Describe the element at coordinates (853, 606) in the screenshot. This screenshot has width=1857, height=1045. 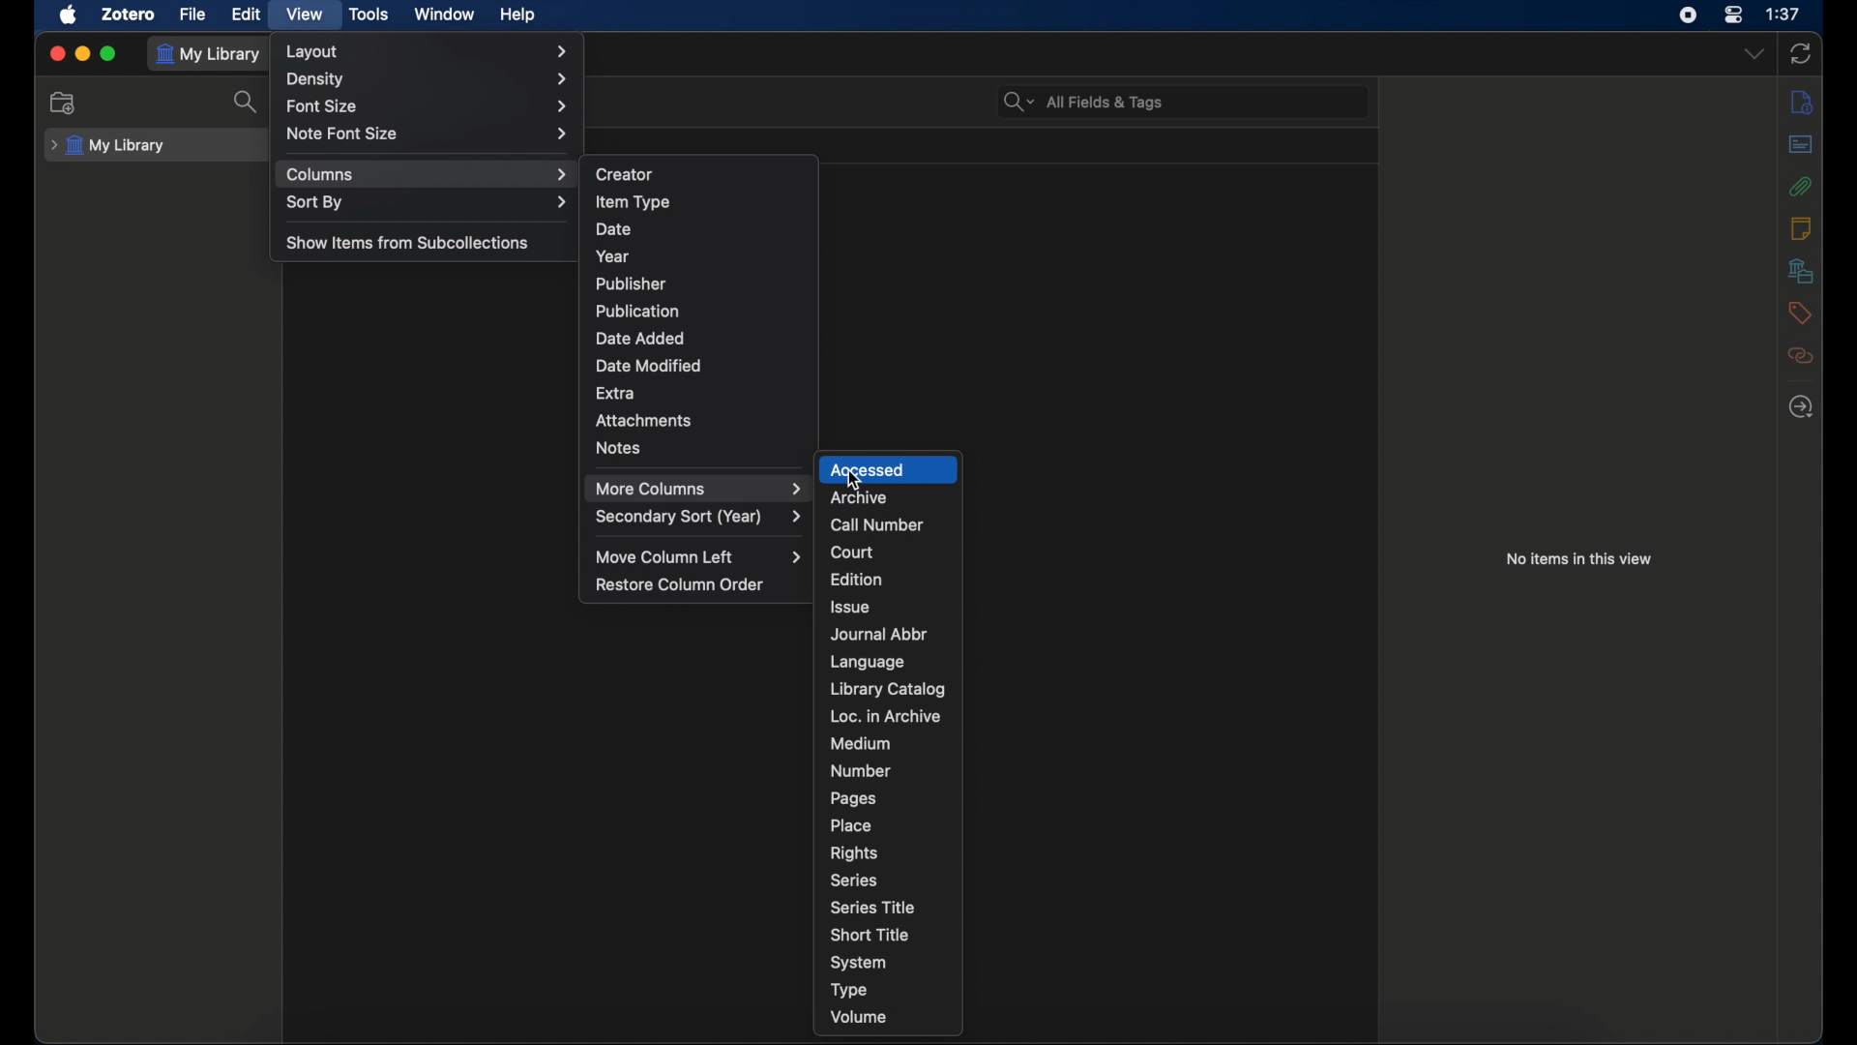
I see `issue` at that location.